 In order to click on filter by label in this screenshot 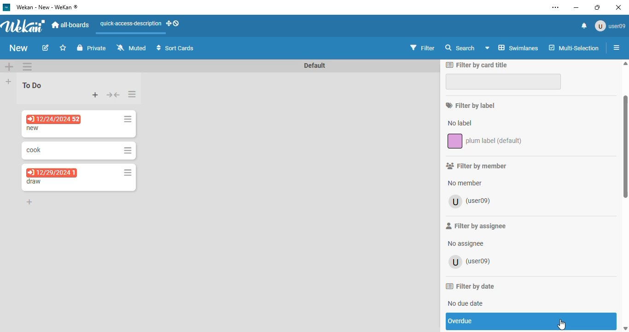, I will do `click(470, 105)`.